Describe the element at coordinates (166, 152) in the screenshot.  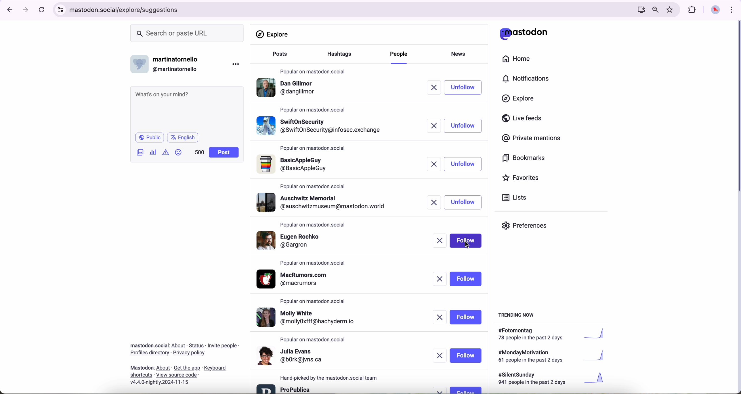
I see `icon` at that location.